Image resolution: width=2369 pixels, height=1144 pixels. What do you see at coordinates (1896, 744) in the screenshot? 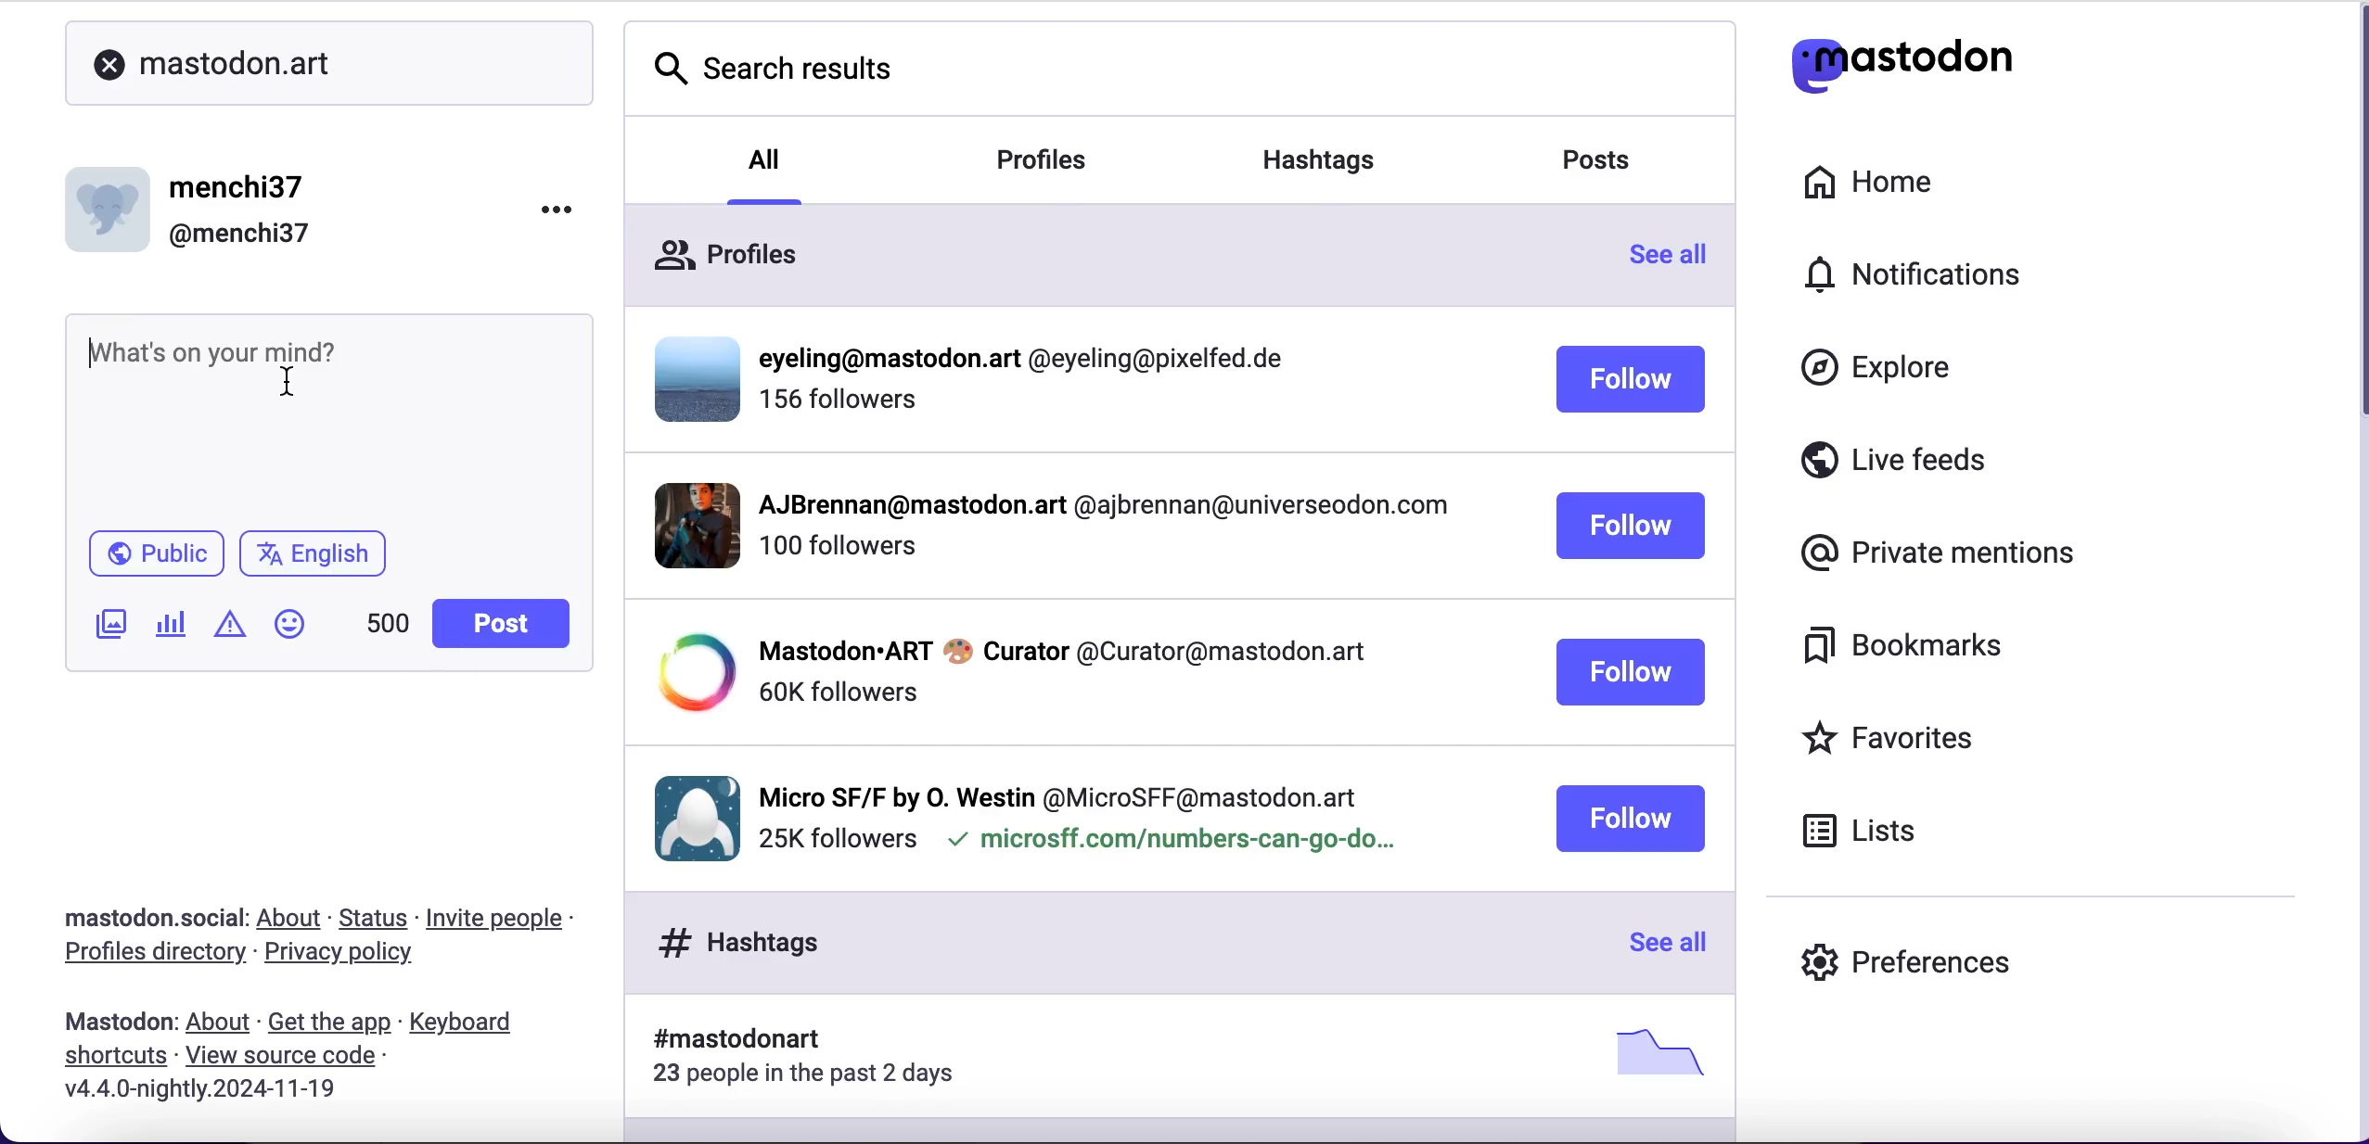
I see `favorites` at bounding box center [1896, 744].